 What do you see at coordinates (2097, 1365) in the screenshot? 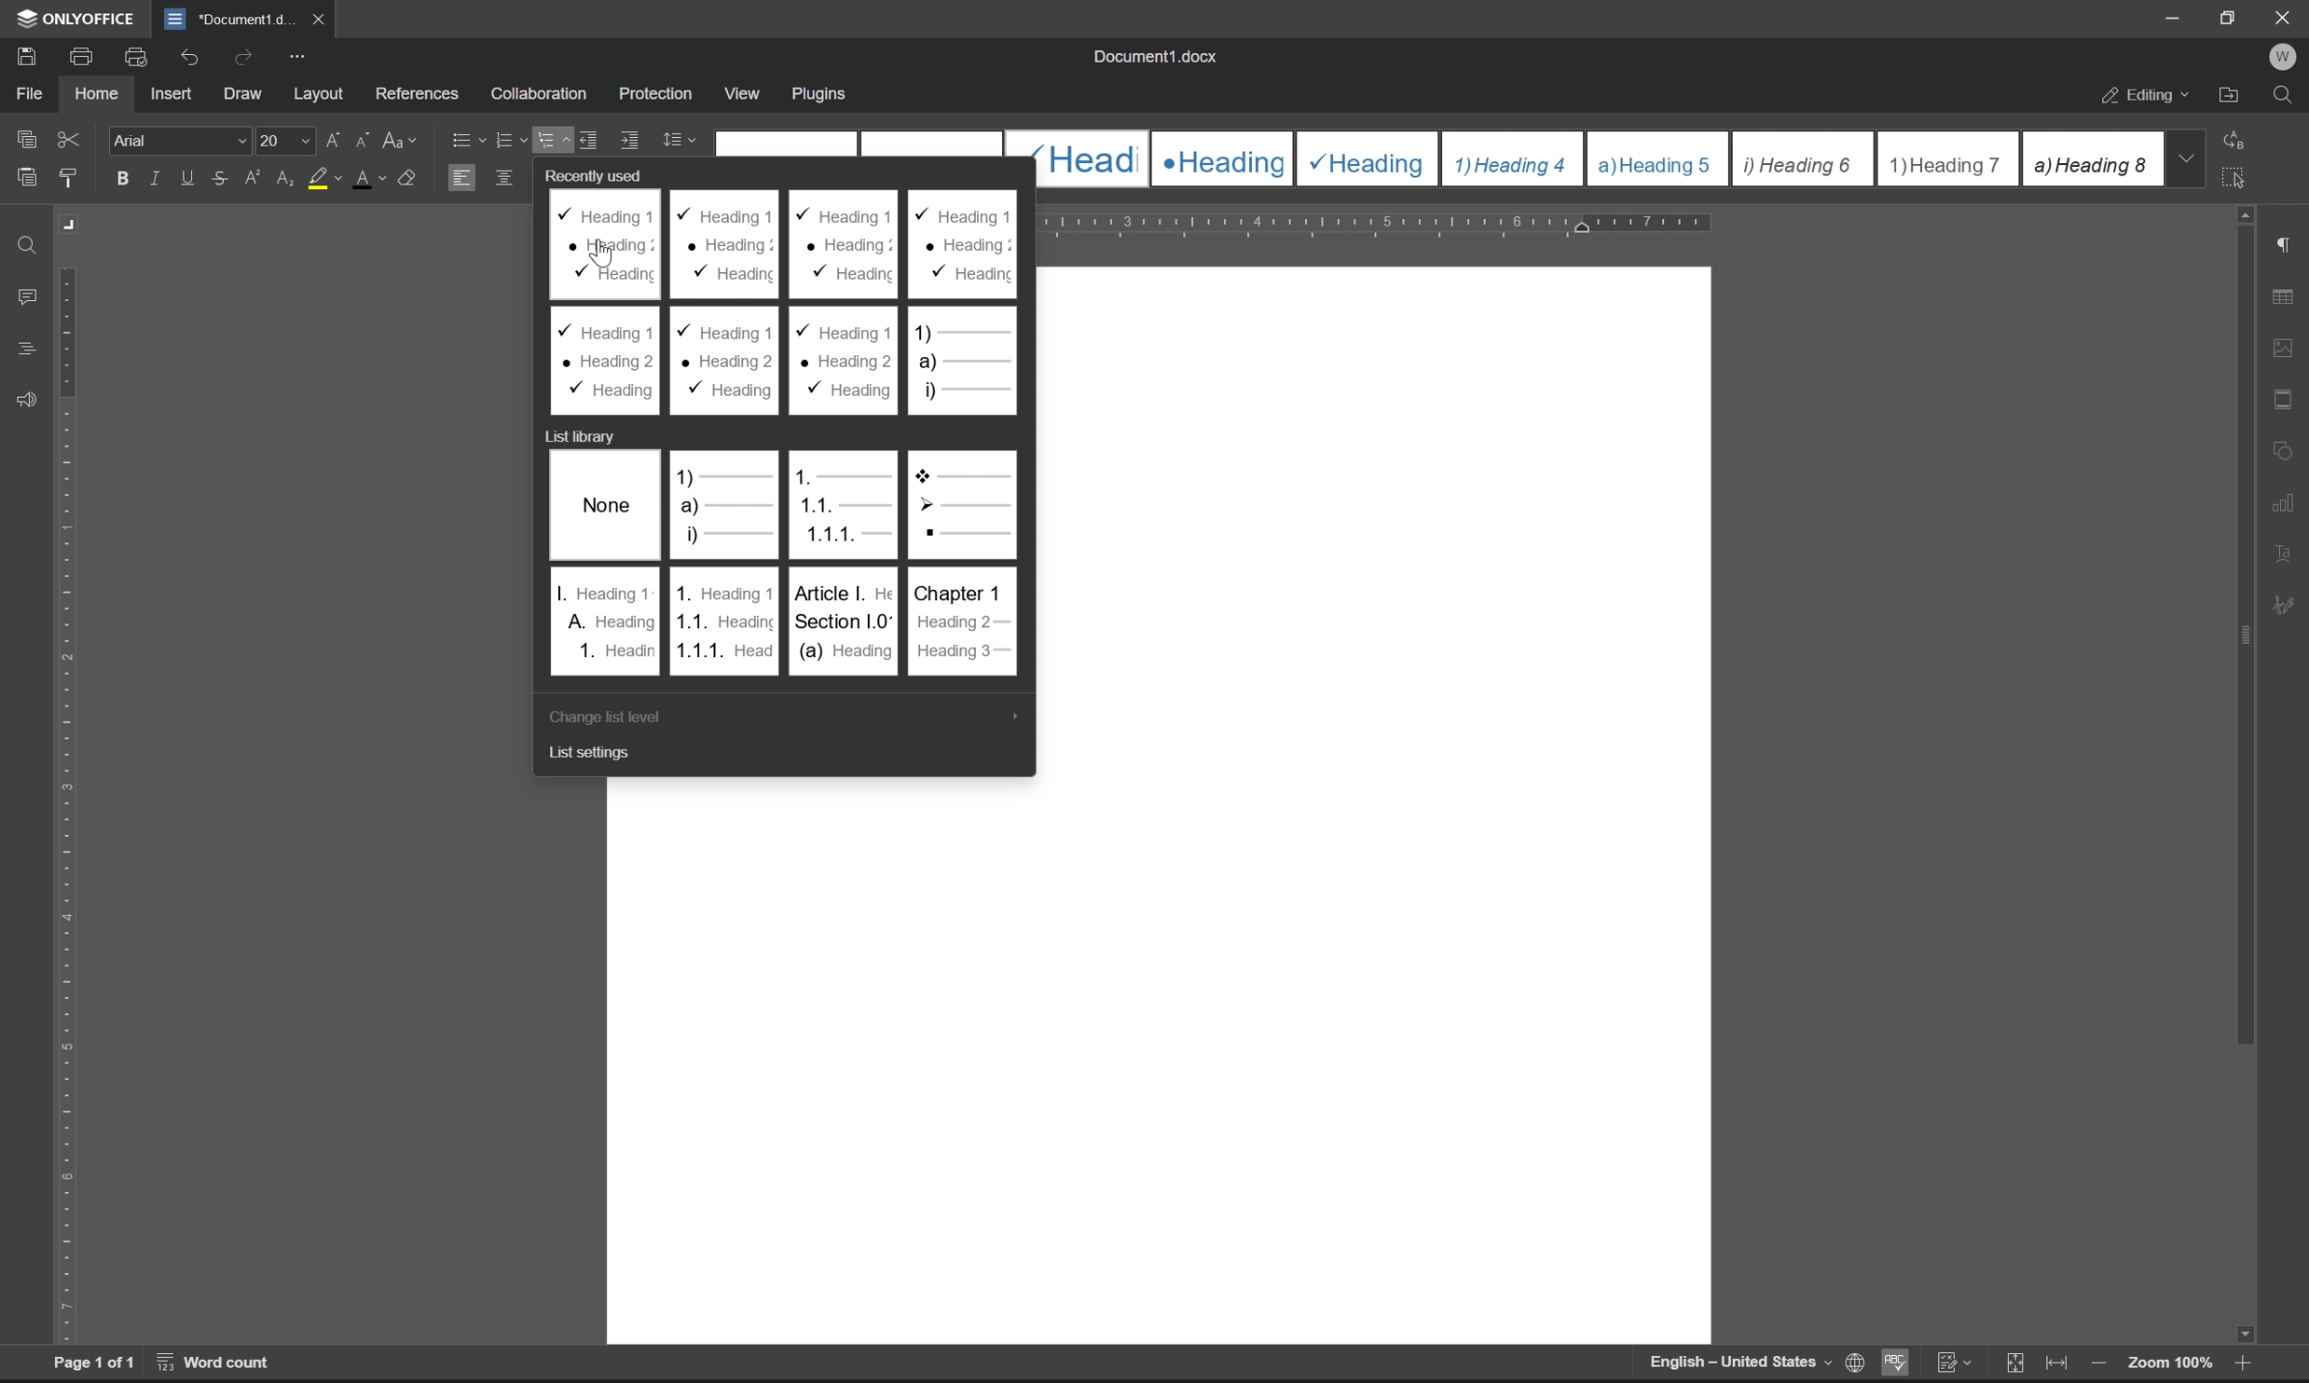
I see `zoom out` at bounding box center [2097, 1365].